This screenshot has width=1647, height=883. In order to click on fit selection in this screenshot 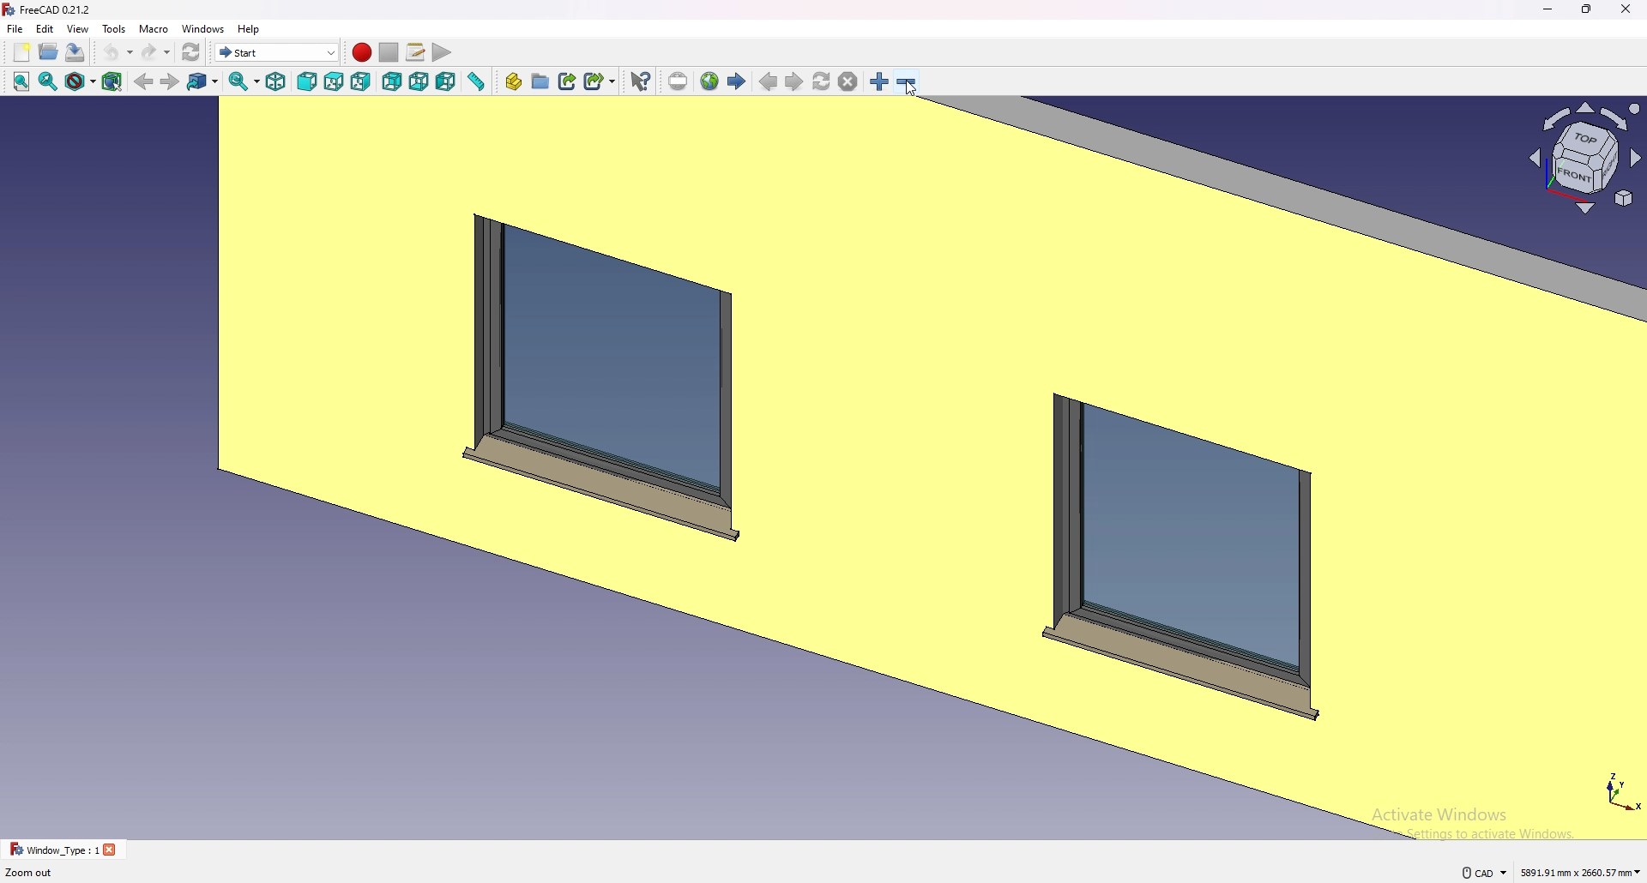, I will do `click(49, 81)`.